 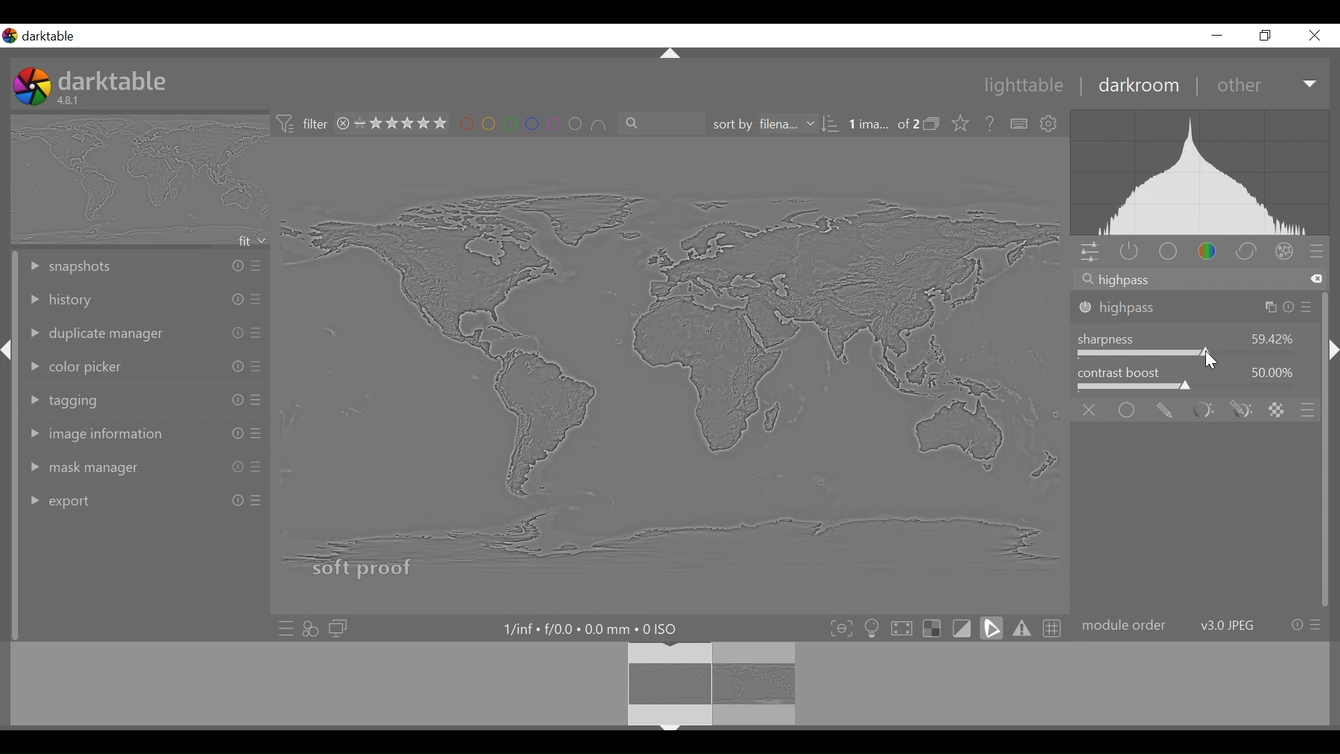 I want to click on expand/collapse, so click(x=8, y=352).